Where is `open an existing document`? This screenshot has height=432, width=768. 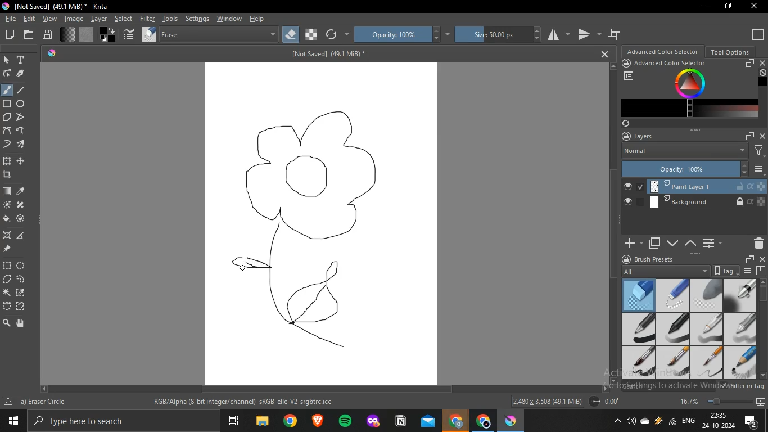 open an existing document is located at coordinates (30, 34).